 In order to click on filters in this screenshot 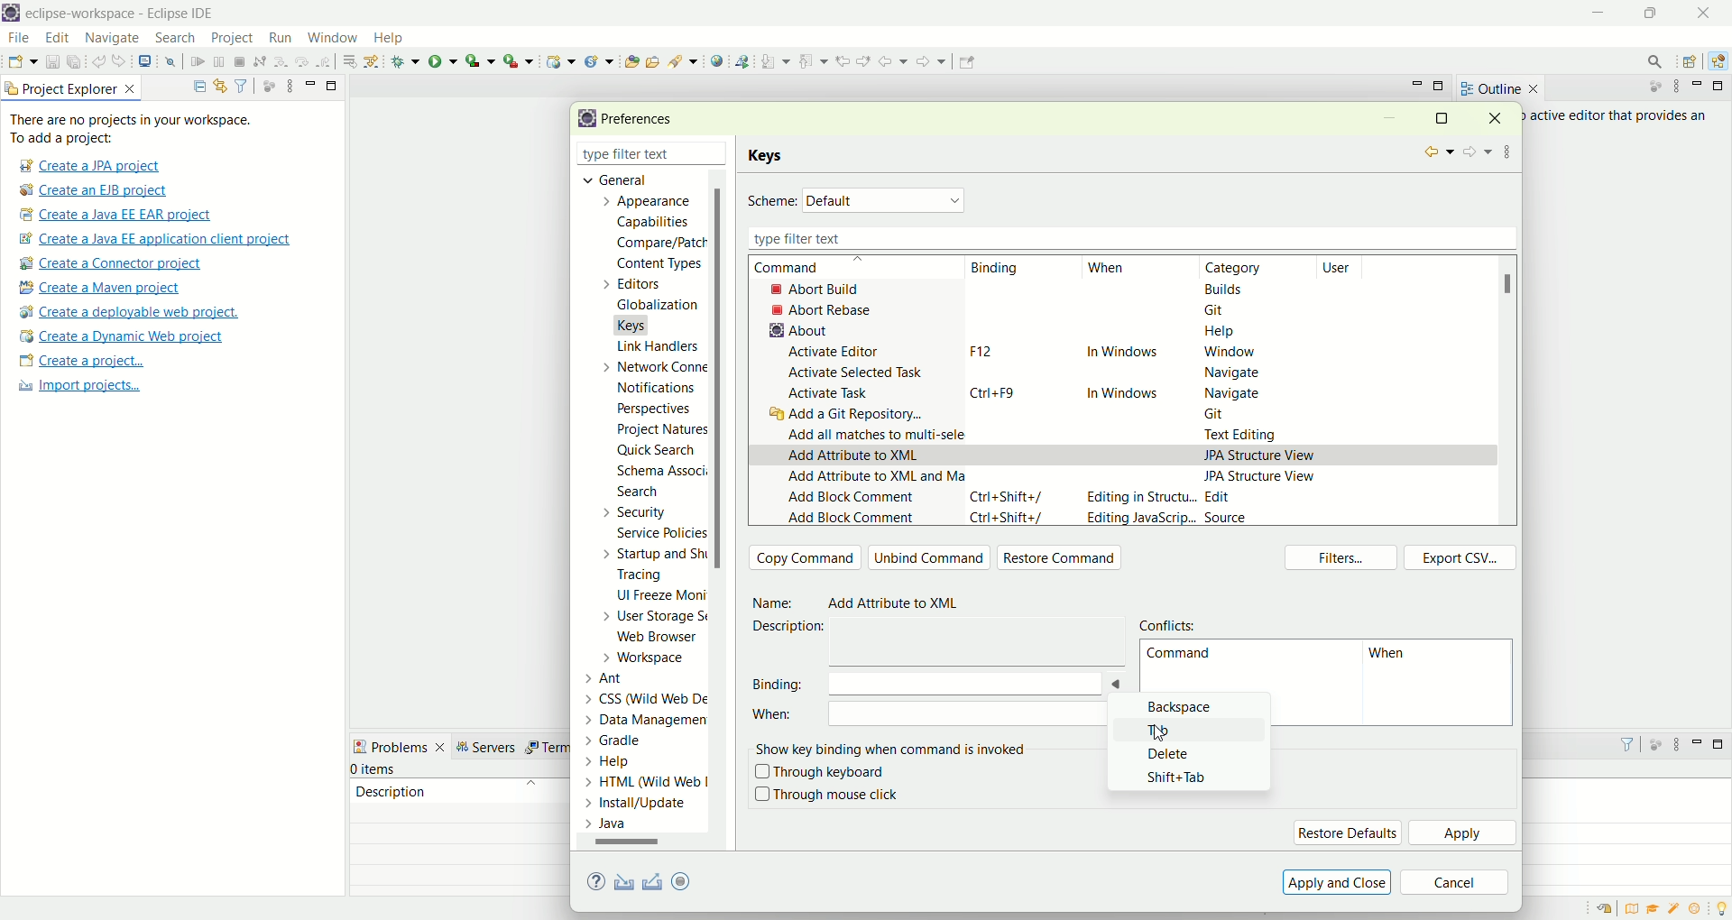, I will do `click(1345, 559)`.